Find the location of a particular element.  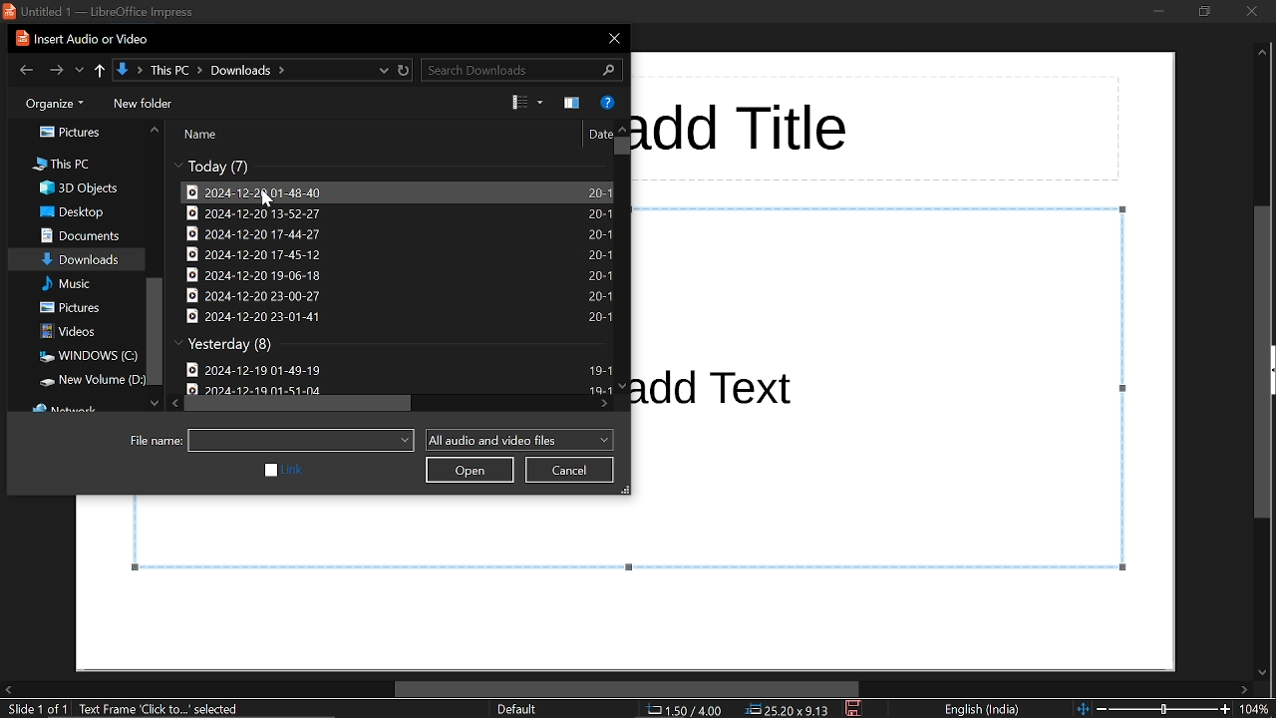

file format is located at coordinates (517, 439).